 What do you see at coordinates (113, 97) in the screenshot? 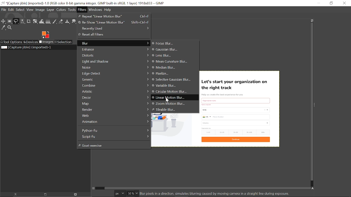
I see `Decor` at bounding box center [113, 97].